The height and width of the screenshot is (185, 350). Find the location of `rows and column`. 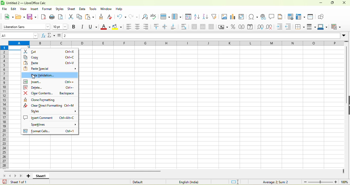

rows and column is located at coordinates (301, 17).